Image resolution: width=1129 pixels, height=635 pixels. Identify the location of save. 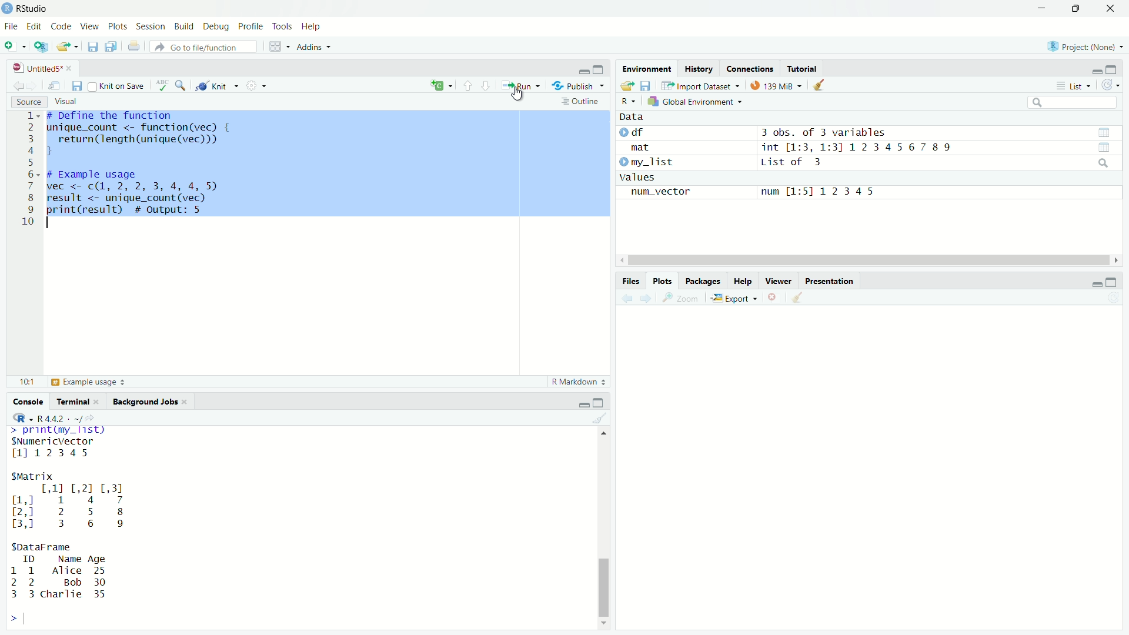
(647, 85).